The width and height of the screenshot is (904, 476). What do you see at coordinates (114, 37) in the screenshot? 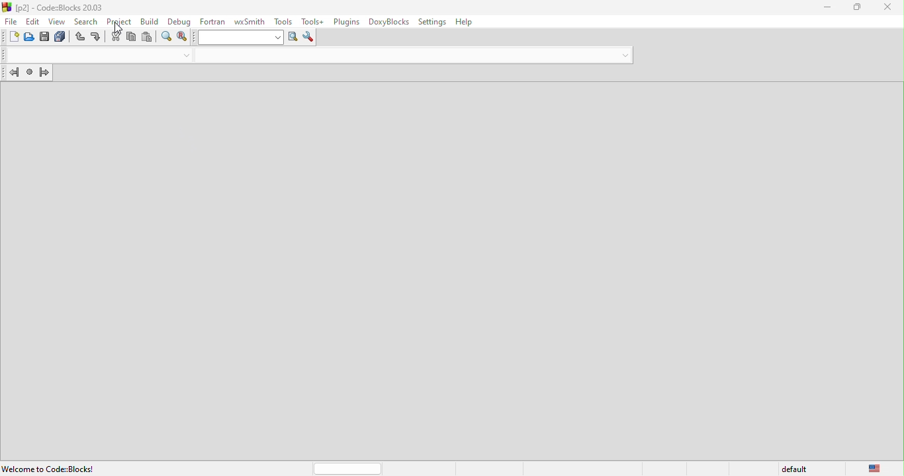
I see `cut` at bounding box center [114, 37].